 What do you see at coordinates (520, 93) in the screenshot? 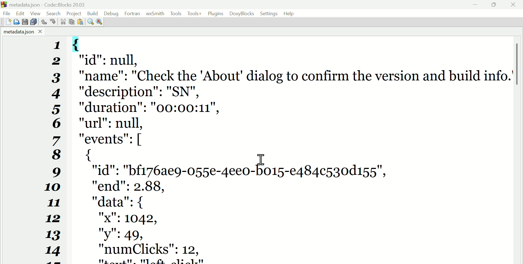
I see `vertical scroll bar` at bounding box center [520, 93].